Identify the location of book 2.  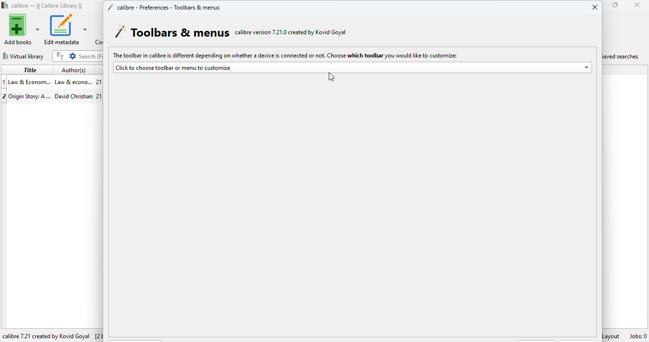
(51, 95).